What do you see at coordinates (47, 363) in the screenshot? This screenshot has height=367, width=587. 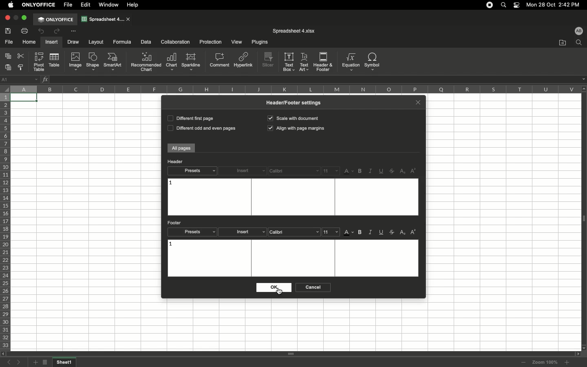 I see `List of sheets` at bounding box center [47, 363].